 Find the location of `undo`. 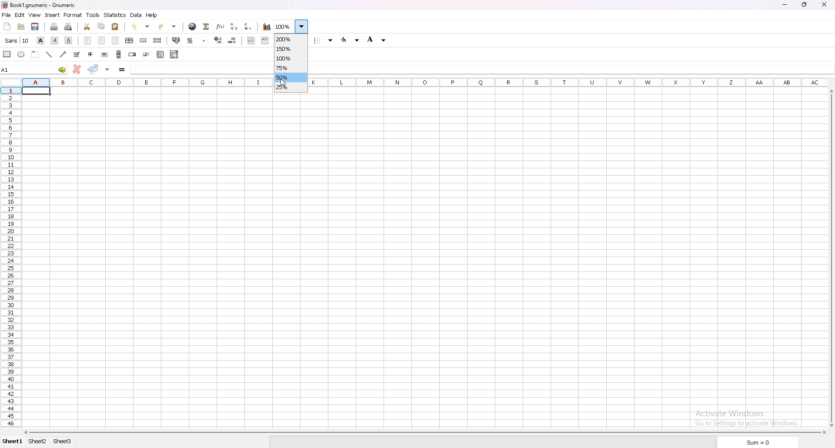

undo is located at coordinates (134, 27).